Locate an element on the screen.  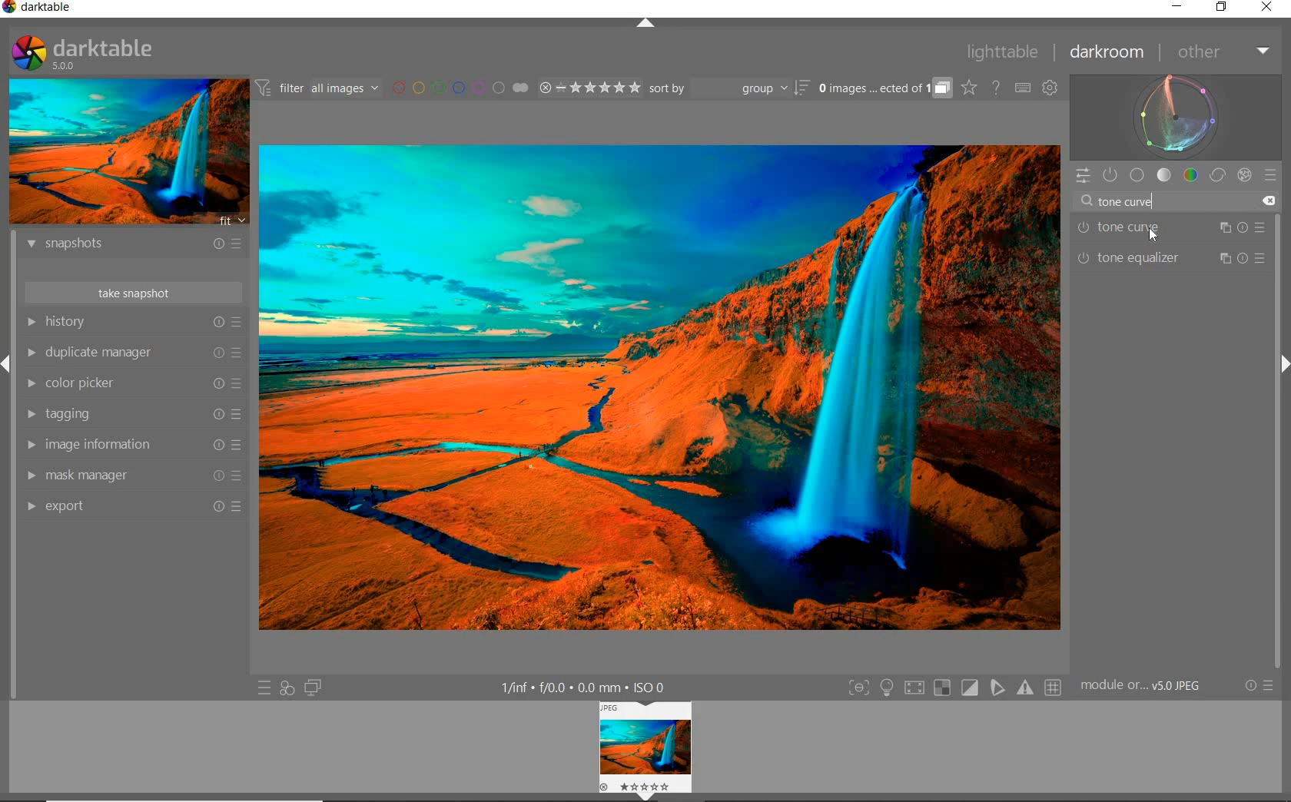
history is located at coordinates (133, 321).